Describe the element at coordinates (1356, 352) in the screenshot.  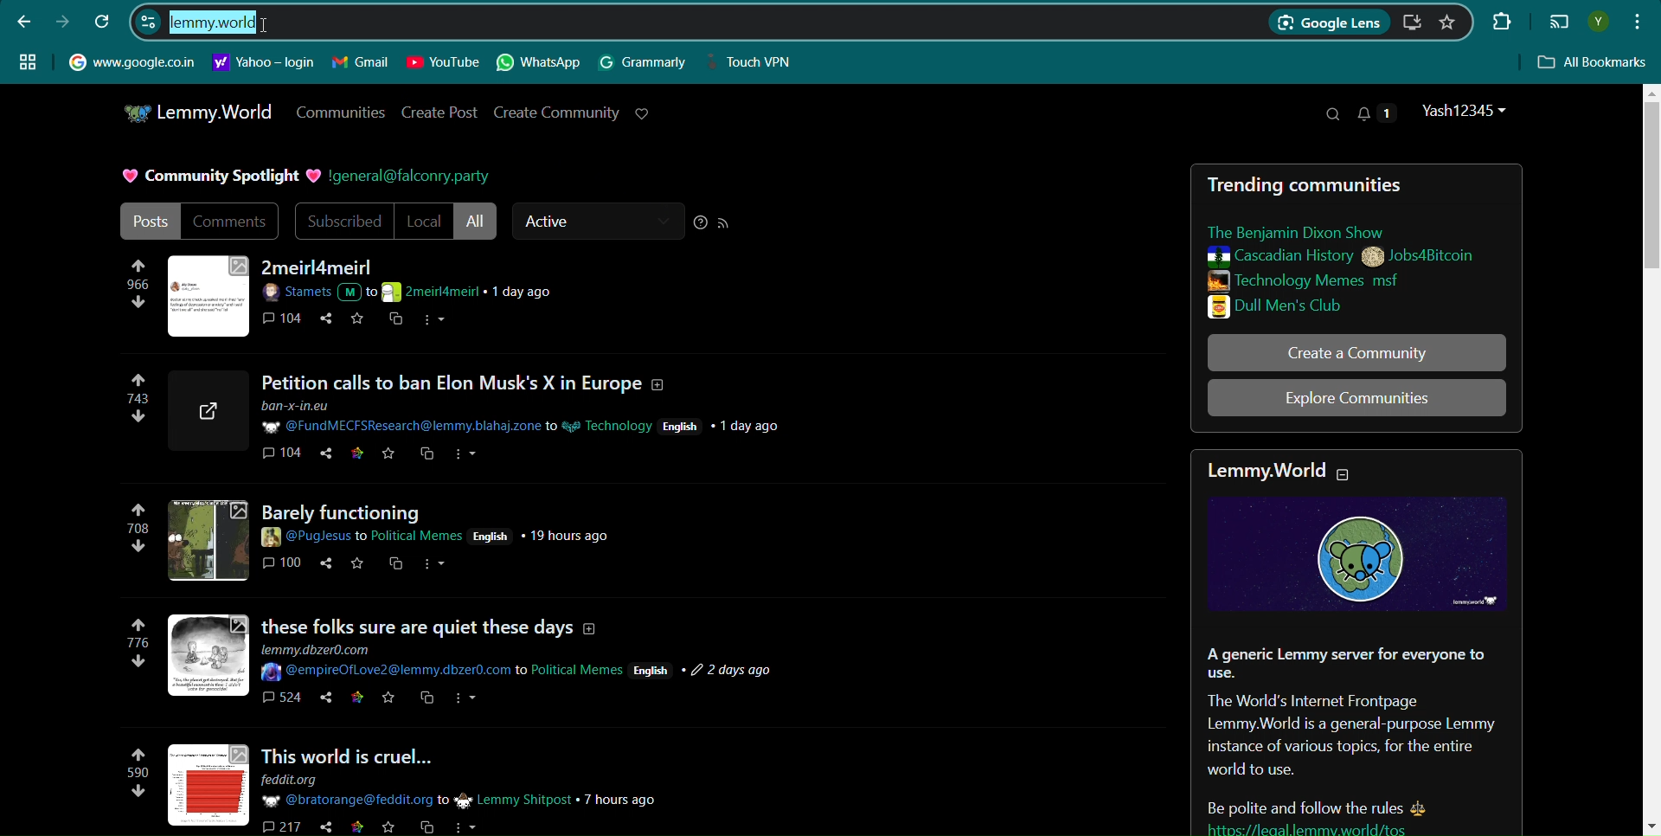
I see `Create a Community` at that location.